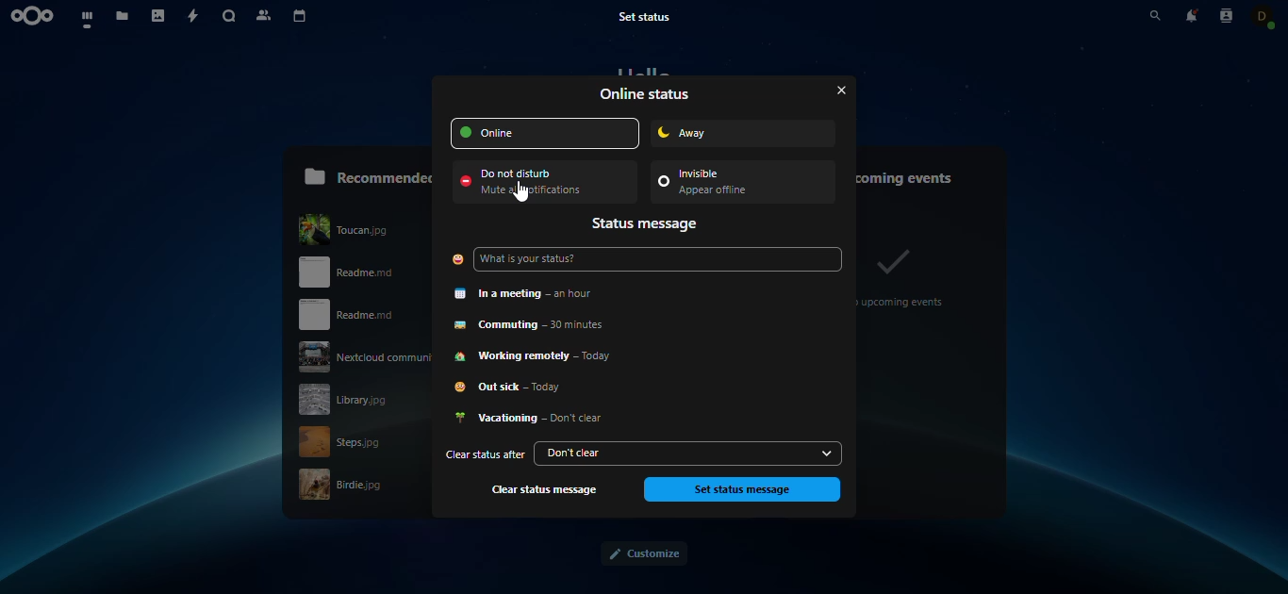  What do you see at coordinates (353, 441) in the screenshot?
I see `strps.jpg` at bounding box center [353, 441].